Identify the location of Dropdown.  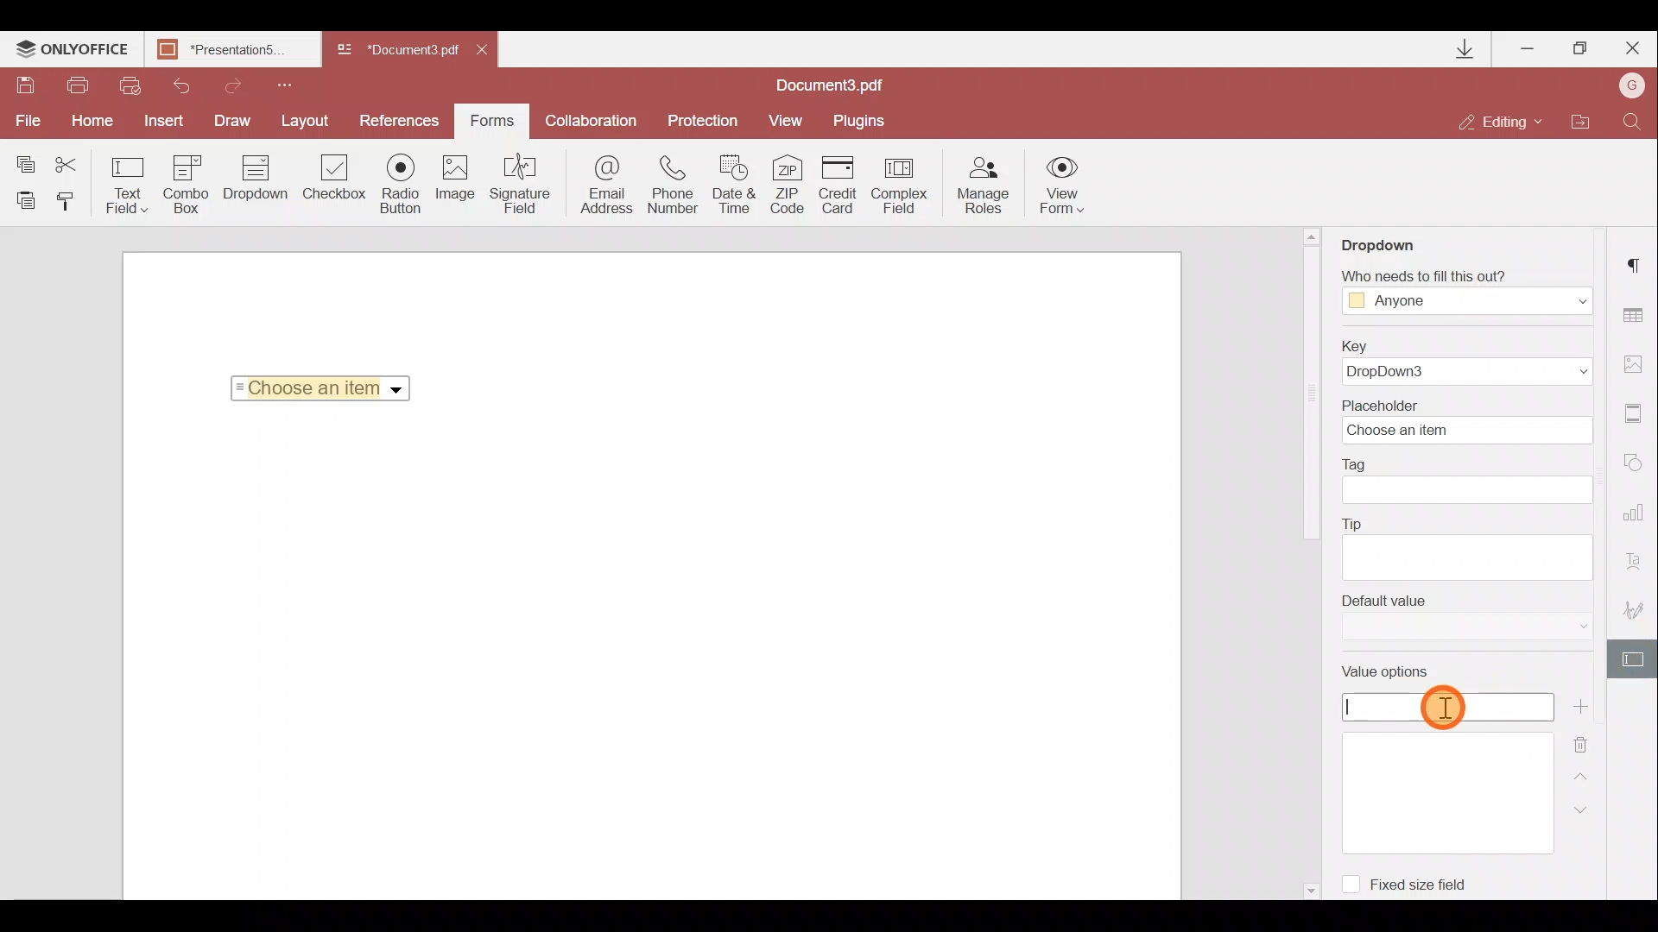
(398, 390).